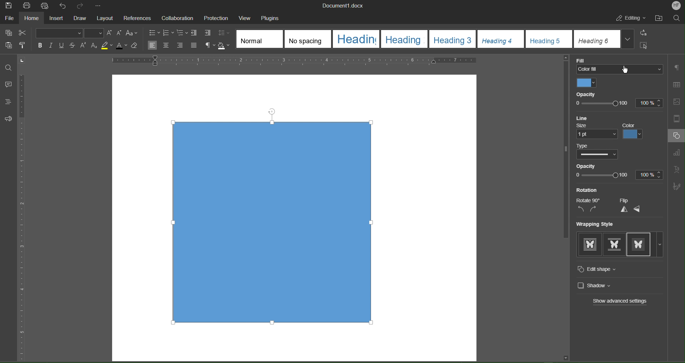  What do you see at coordinates (347, 6) in the screenshot?
I see `Document1.docx` at bounding box center [347, 6].